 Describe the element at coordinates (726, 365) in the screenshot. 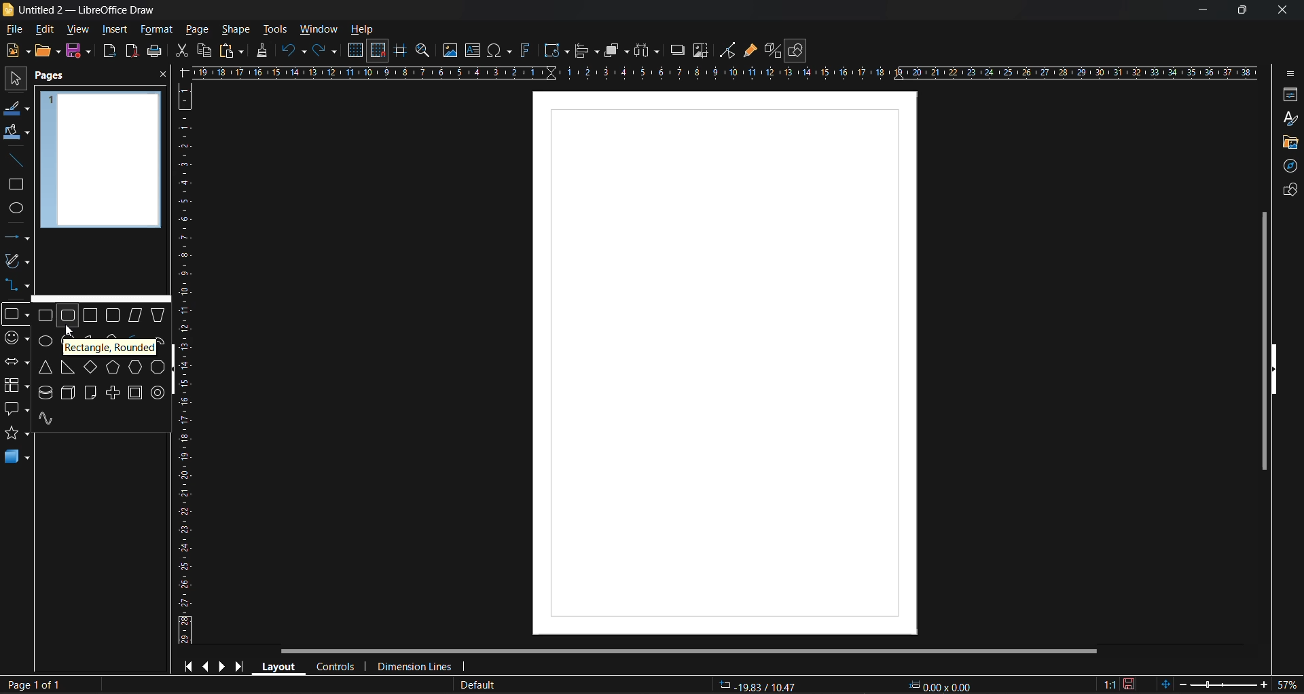

I see `page` at that location.